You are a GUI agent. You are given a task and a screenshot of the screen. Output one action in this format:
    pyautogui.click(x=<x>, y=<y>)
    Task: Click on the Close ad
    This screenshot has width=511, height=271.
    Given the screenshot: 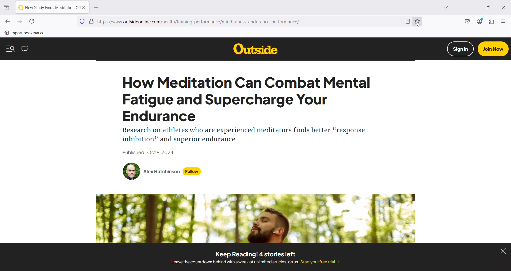 What is the action you would take?
    pyautogui.click(x=503, y=251)
    